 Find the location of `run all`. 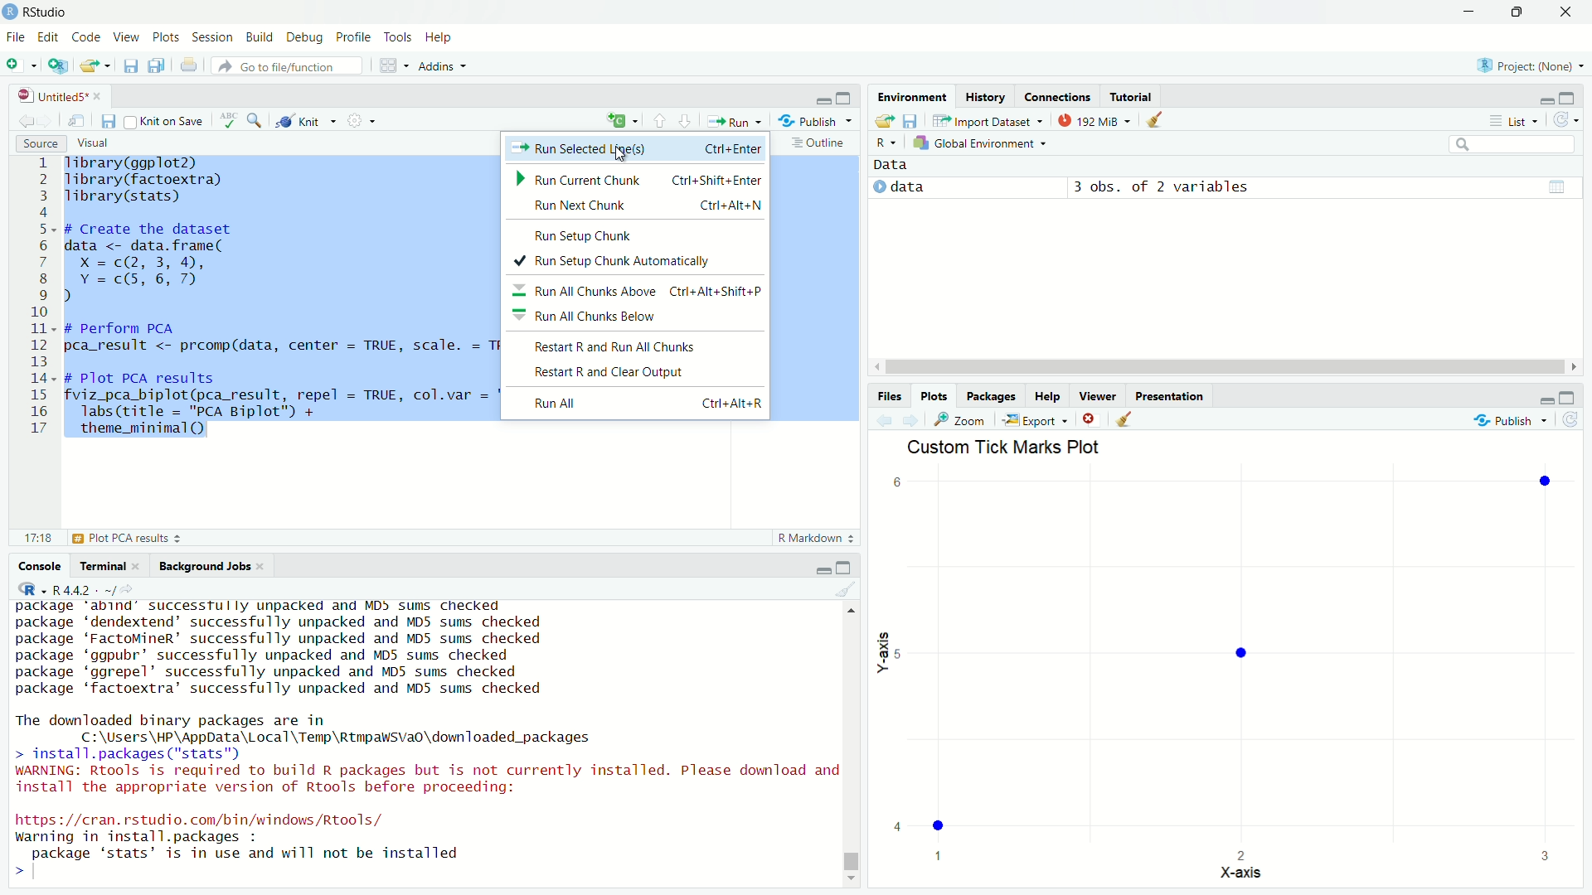

run all is located at coordinates (640, 403).